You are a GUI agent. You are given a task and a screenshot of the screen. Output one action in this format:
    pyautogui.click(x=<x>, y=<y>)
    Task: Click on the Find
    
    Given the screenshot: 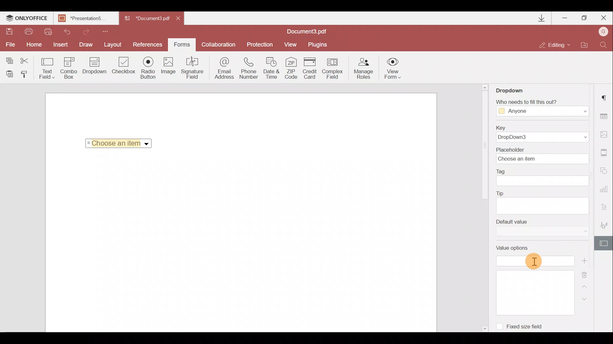 What is the action you would take?
    pyautogui.click(x=605, y=45)
    